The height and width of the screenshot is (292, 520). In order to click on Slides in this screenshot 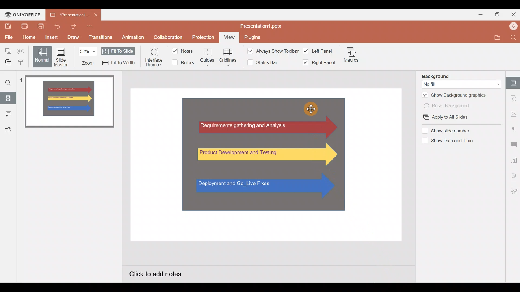, I will do `click(8, 97)`.